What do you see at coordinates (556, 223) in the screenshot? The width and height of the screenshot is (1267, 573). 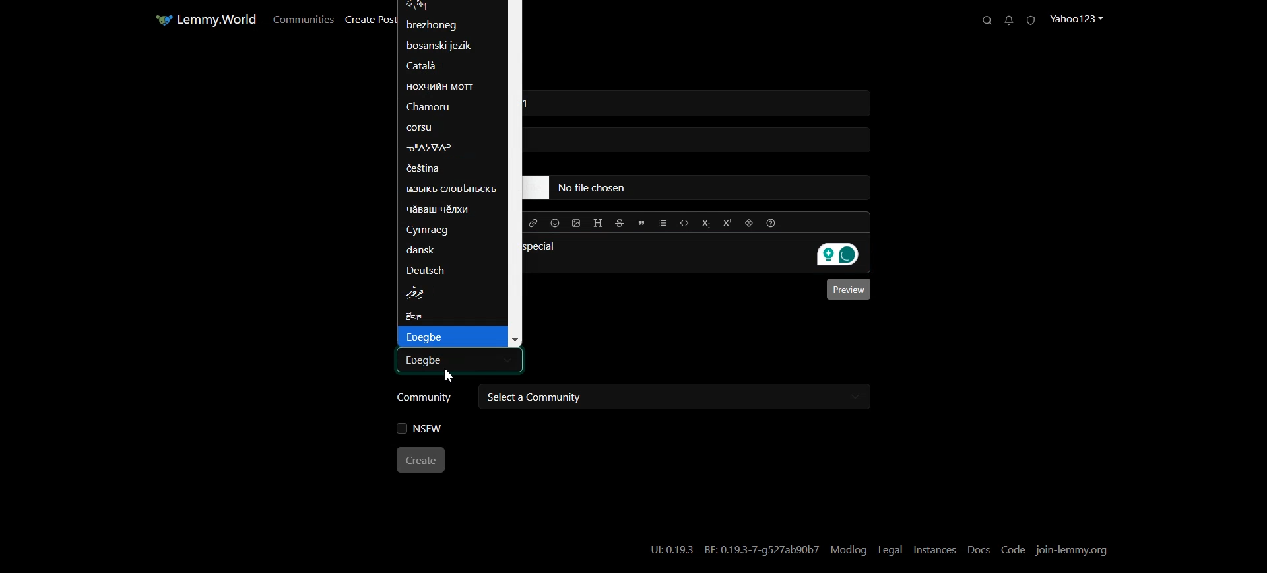 I see `Insert Emoji` at bounding box center [556, 223].